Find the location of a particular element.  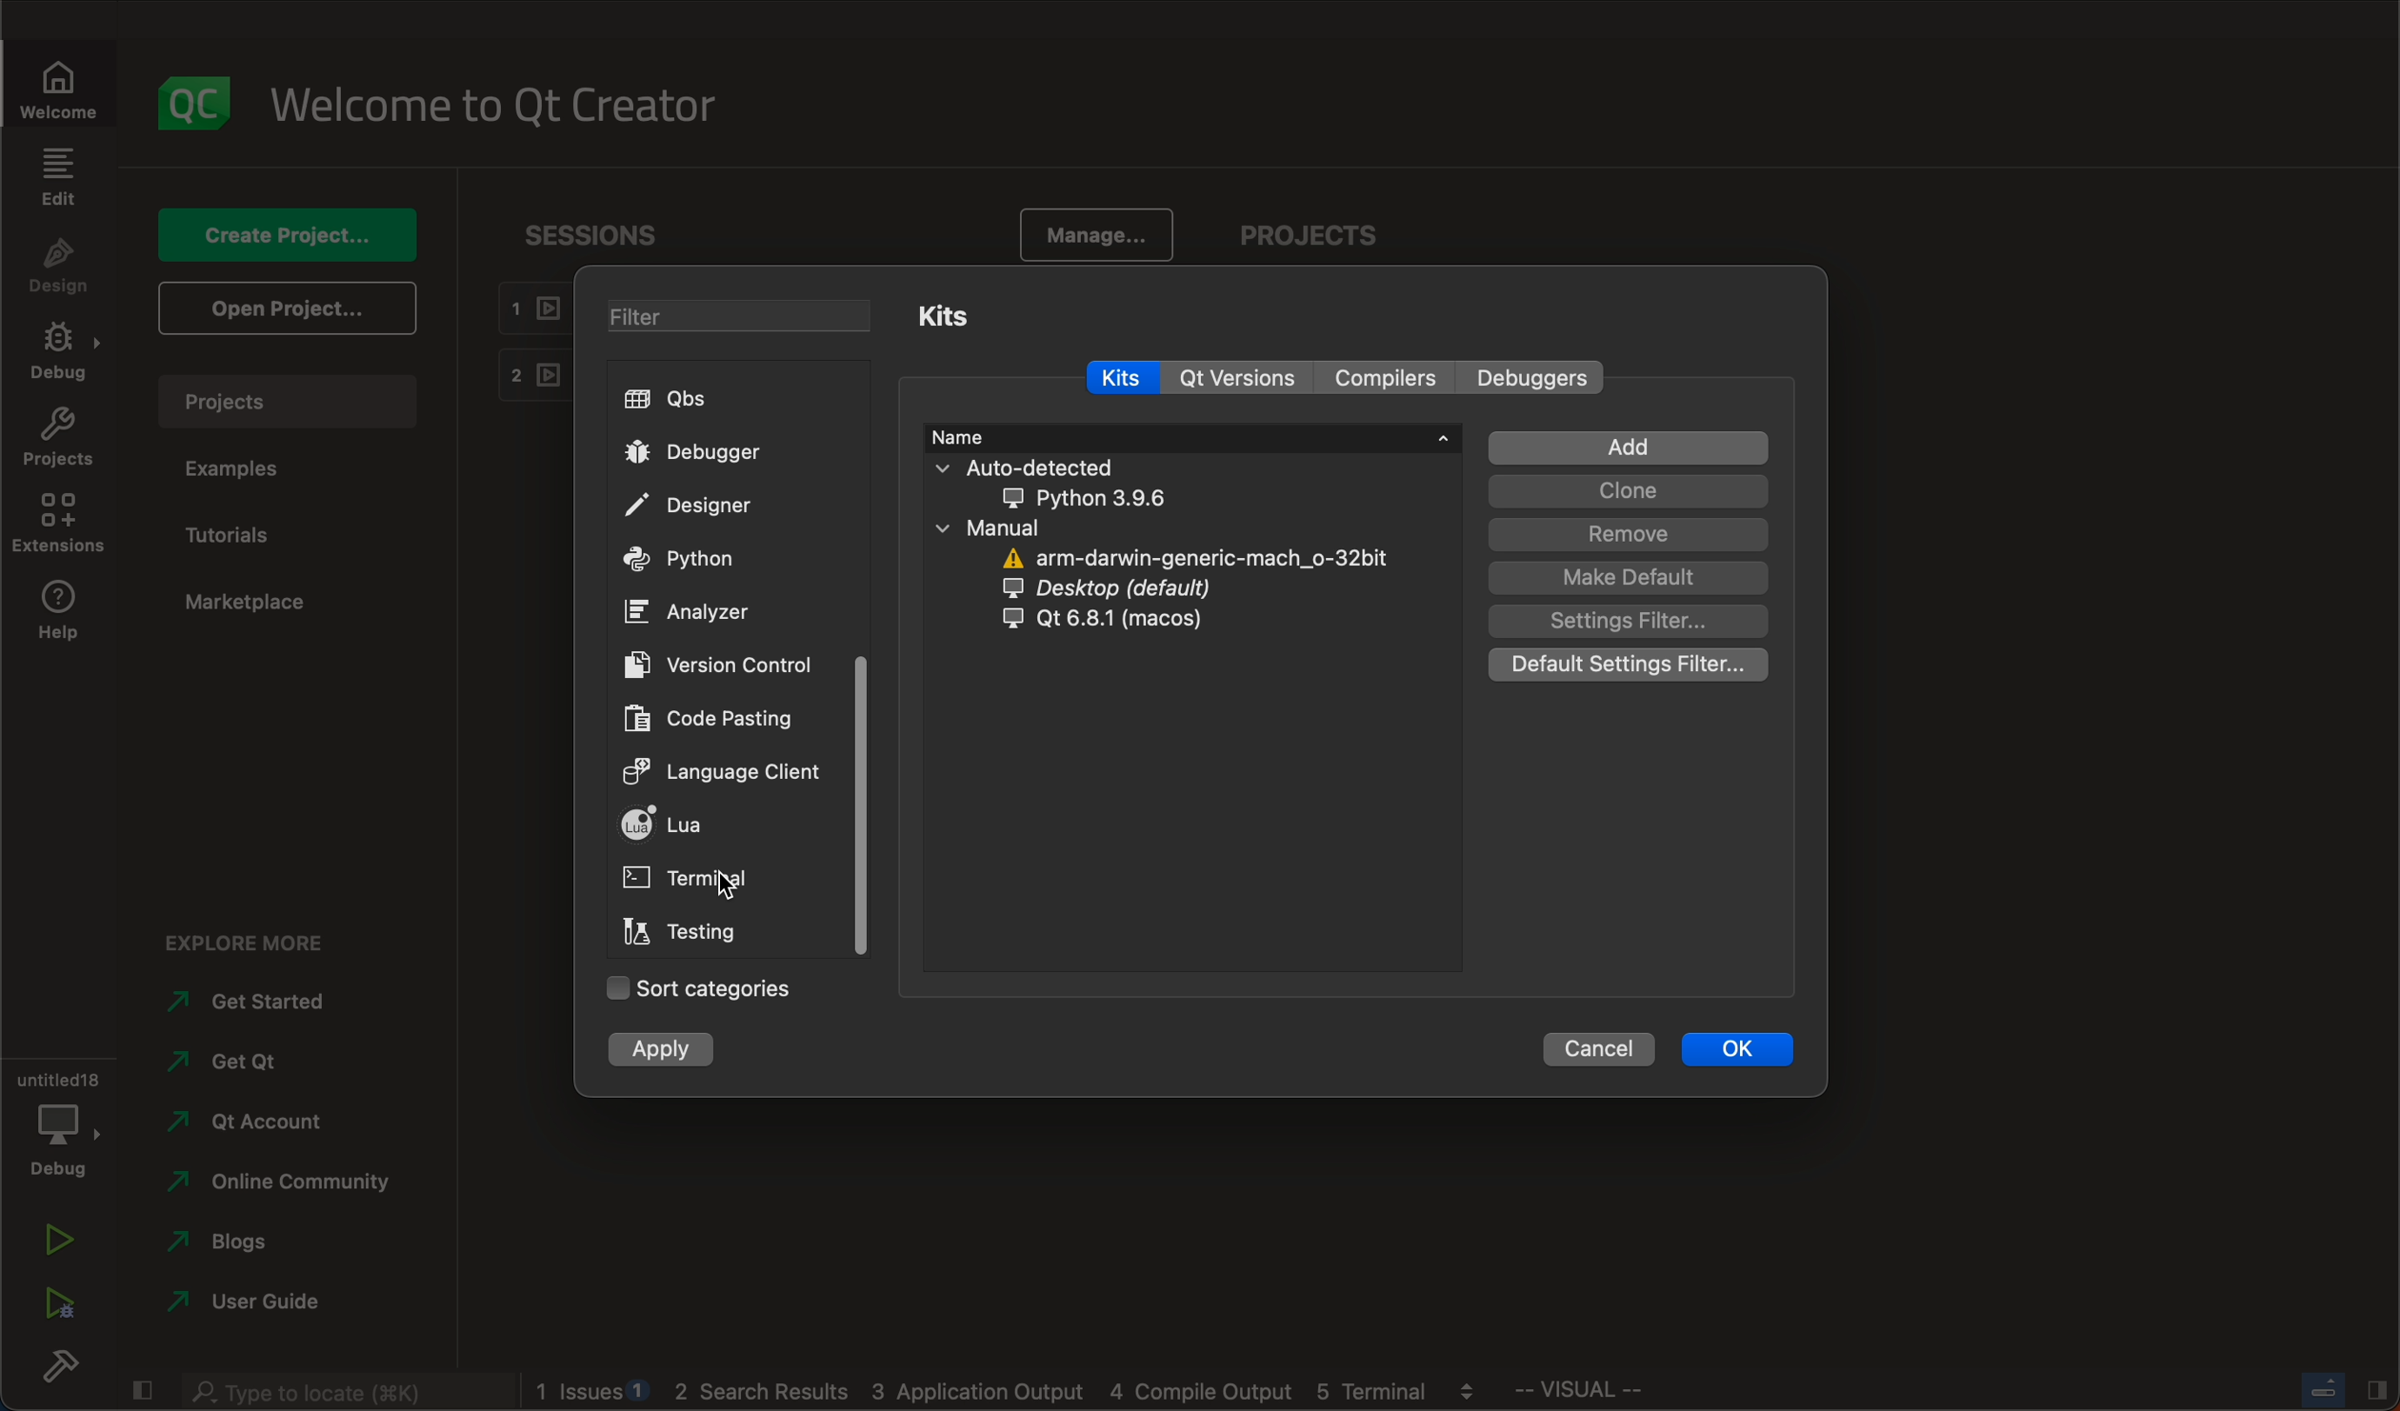

visual is located at coordinates (1646, 1395).